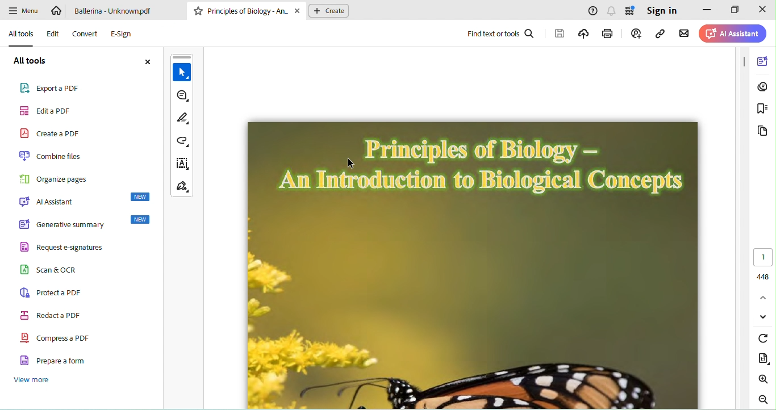 The width and height of the screenshot is (776, 410). What do you see at coordinates (742, 59) in the screenshot?
I see `vertical scroll bar` at bounding box center [742, 59].